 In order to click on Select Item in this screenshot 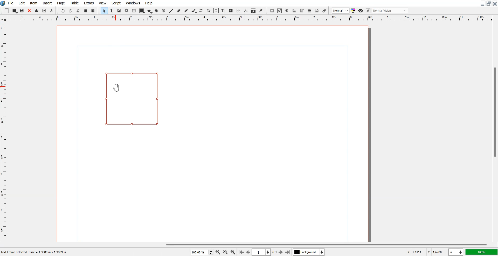, I will do `click(105, 11)`.